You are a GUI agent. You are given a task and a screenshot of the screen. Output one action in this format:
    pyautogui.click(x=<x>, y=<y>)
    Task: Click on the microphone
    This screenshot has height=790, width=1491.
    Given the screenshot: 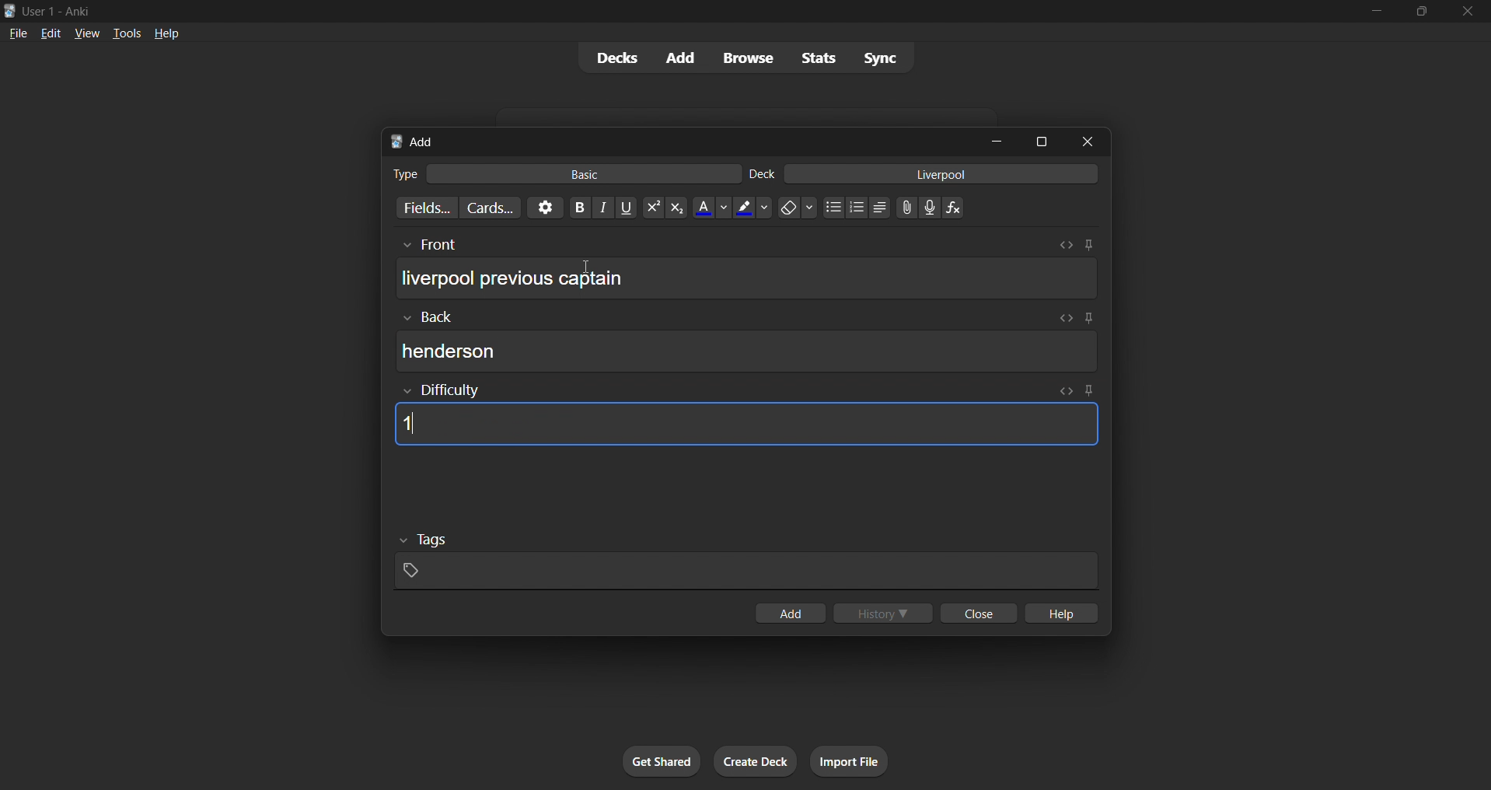 What is the action you would take?
    pyautogui.click(x=931, y=208)
    